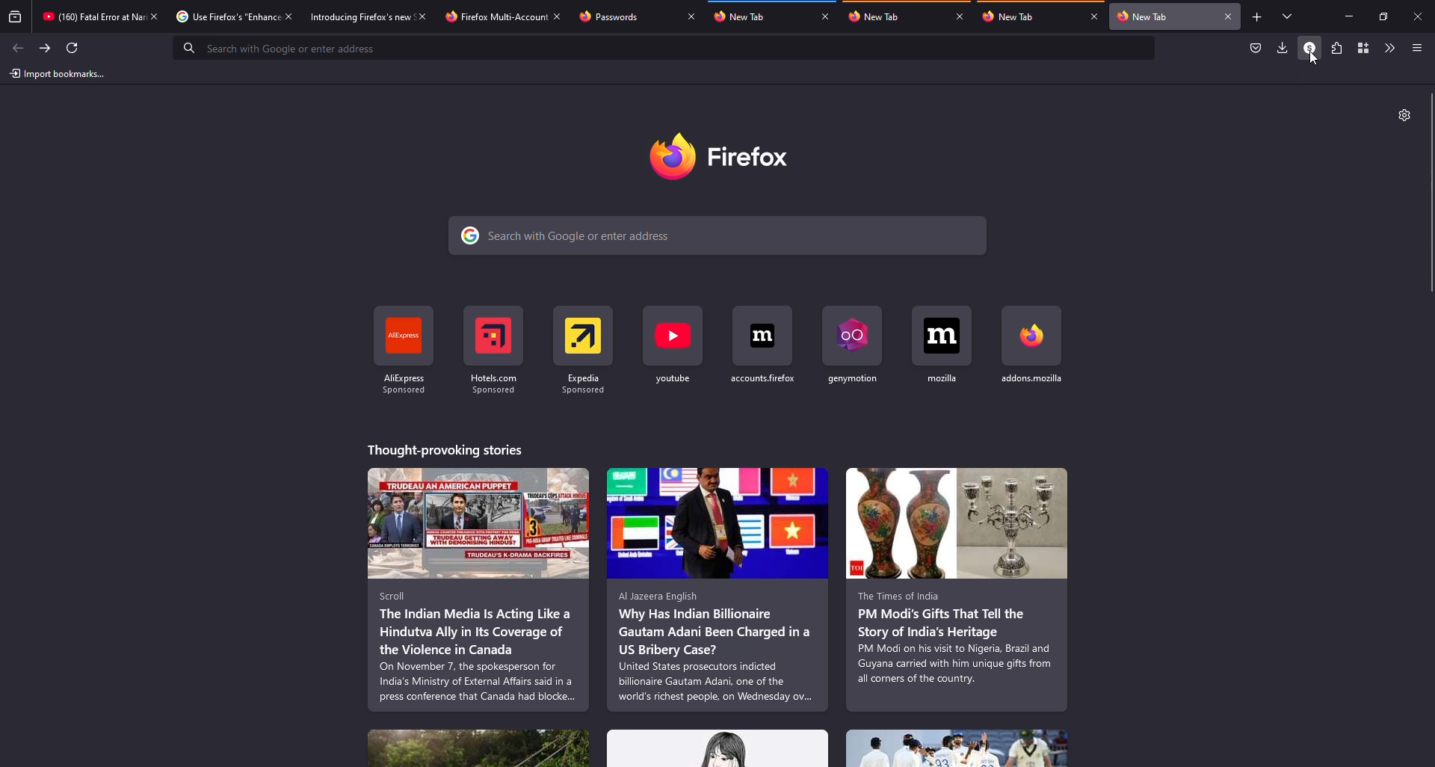 The height and width of the screenshot is (767, 1435). What do you see at coordinates (480, 589) in the screenshot?
I see `stories` at bounding box center [480, 589].